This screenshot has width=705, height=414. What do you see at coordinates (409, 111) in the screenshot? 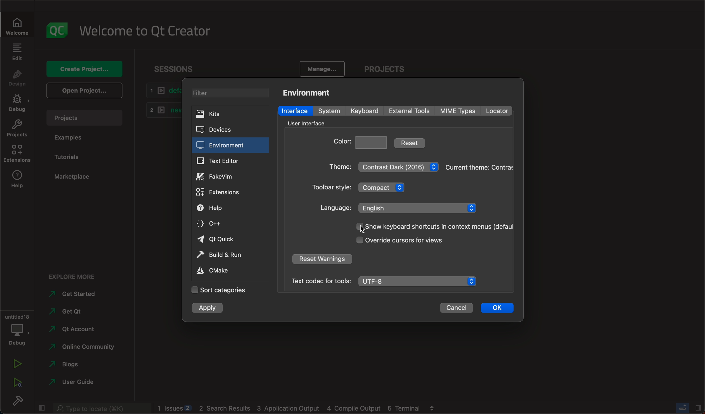
I see `external tools` at bounding box center [409, 111].